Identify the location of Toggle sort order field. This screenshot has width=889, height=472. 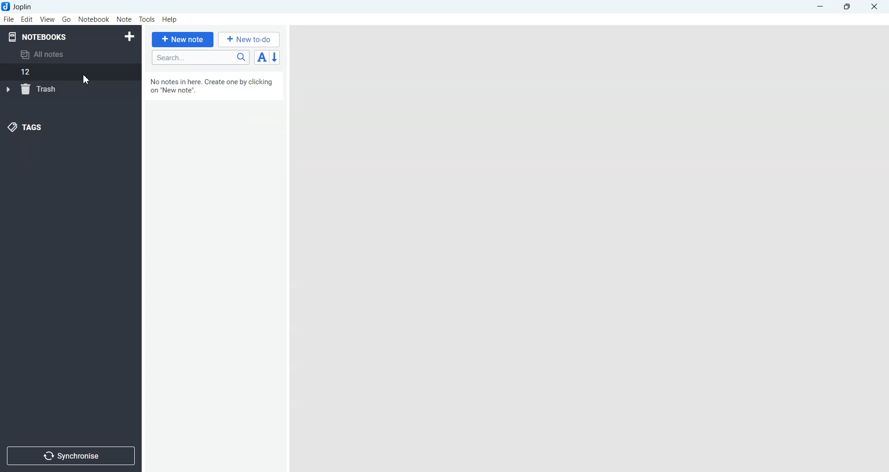
(262, 57).